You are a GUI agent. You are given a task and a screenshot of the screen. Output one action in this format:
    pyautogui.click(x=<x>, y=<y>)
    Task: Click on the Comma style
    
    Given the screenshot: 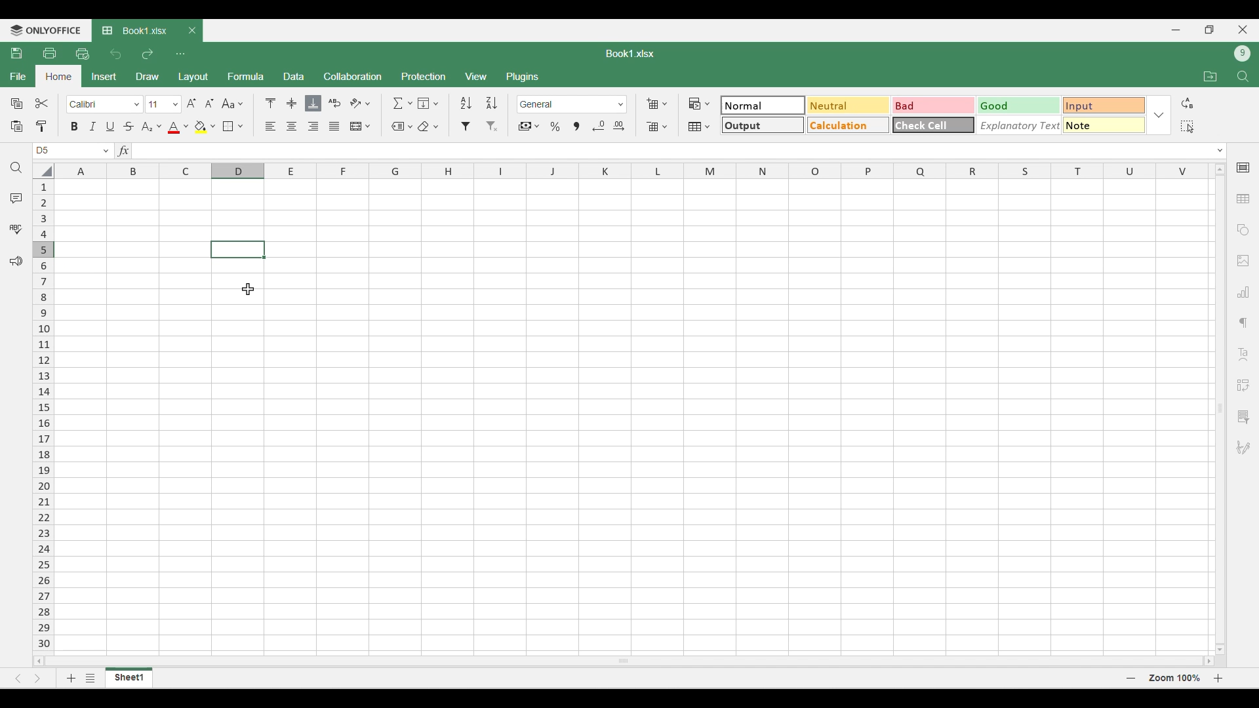 What is the action you would take?
    pyautogui.click(x=576, y=127)
    